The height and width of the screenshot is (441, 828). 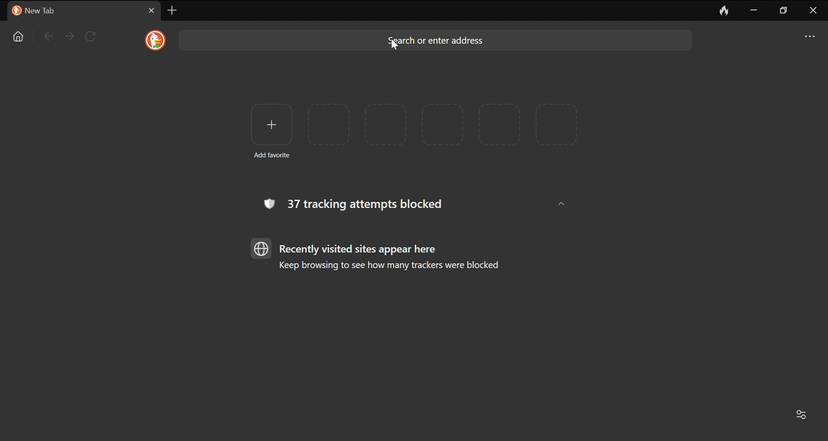 I want to click on Customize, so click(x=805, y=416).